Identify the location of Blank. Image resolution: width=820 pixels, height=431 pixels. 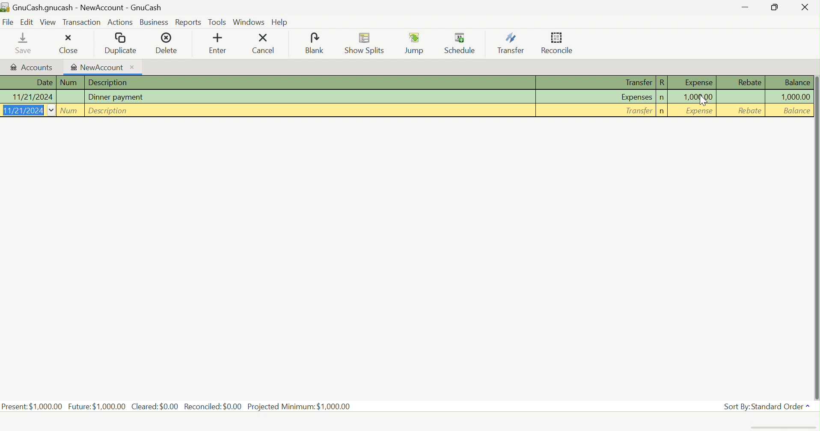
(315, 43).